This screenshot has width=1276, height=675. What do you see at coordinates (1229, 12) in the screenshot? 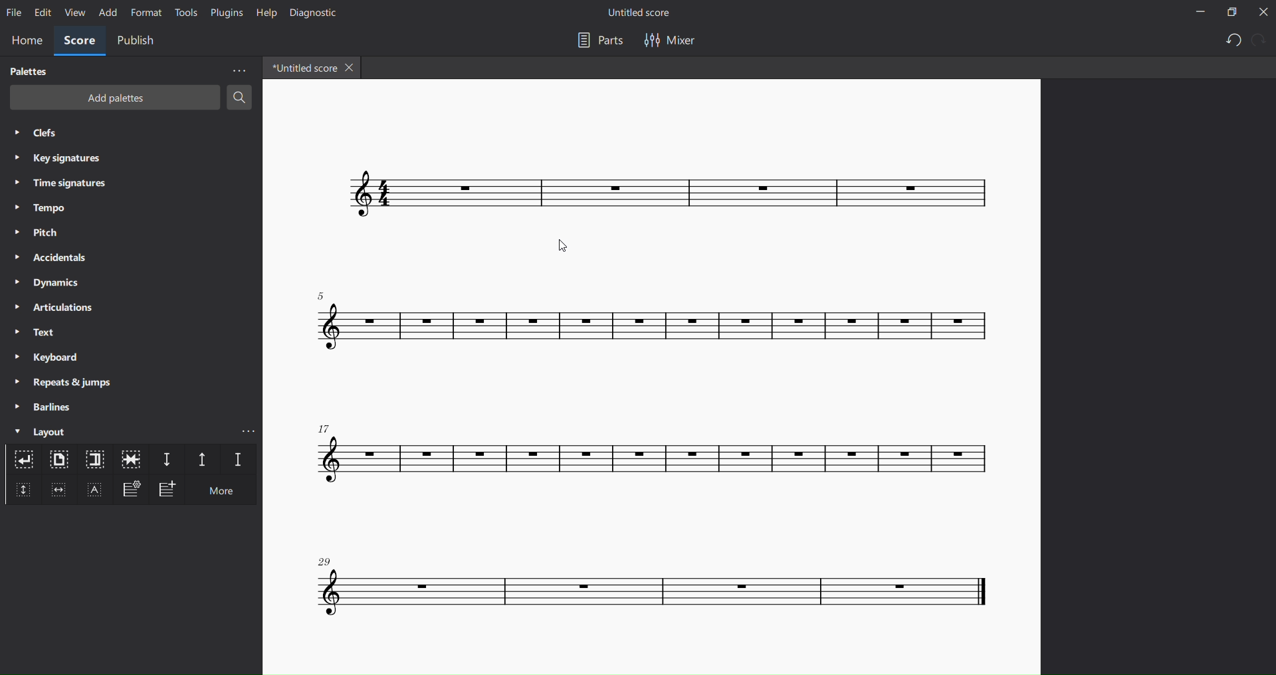
I see `restore` at bounding box center [1229, 12].